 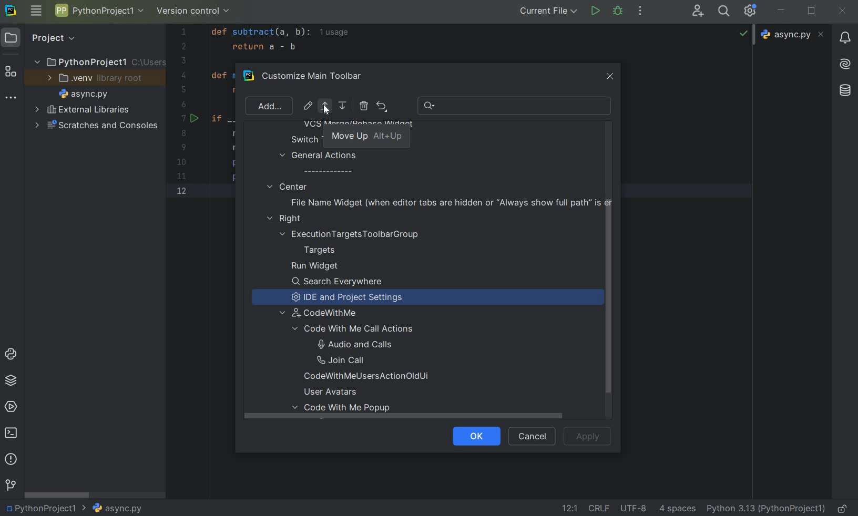 I want to click on switch task, so click(x=314, y=139).